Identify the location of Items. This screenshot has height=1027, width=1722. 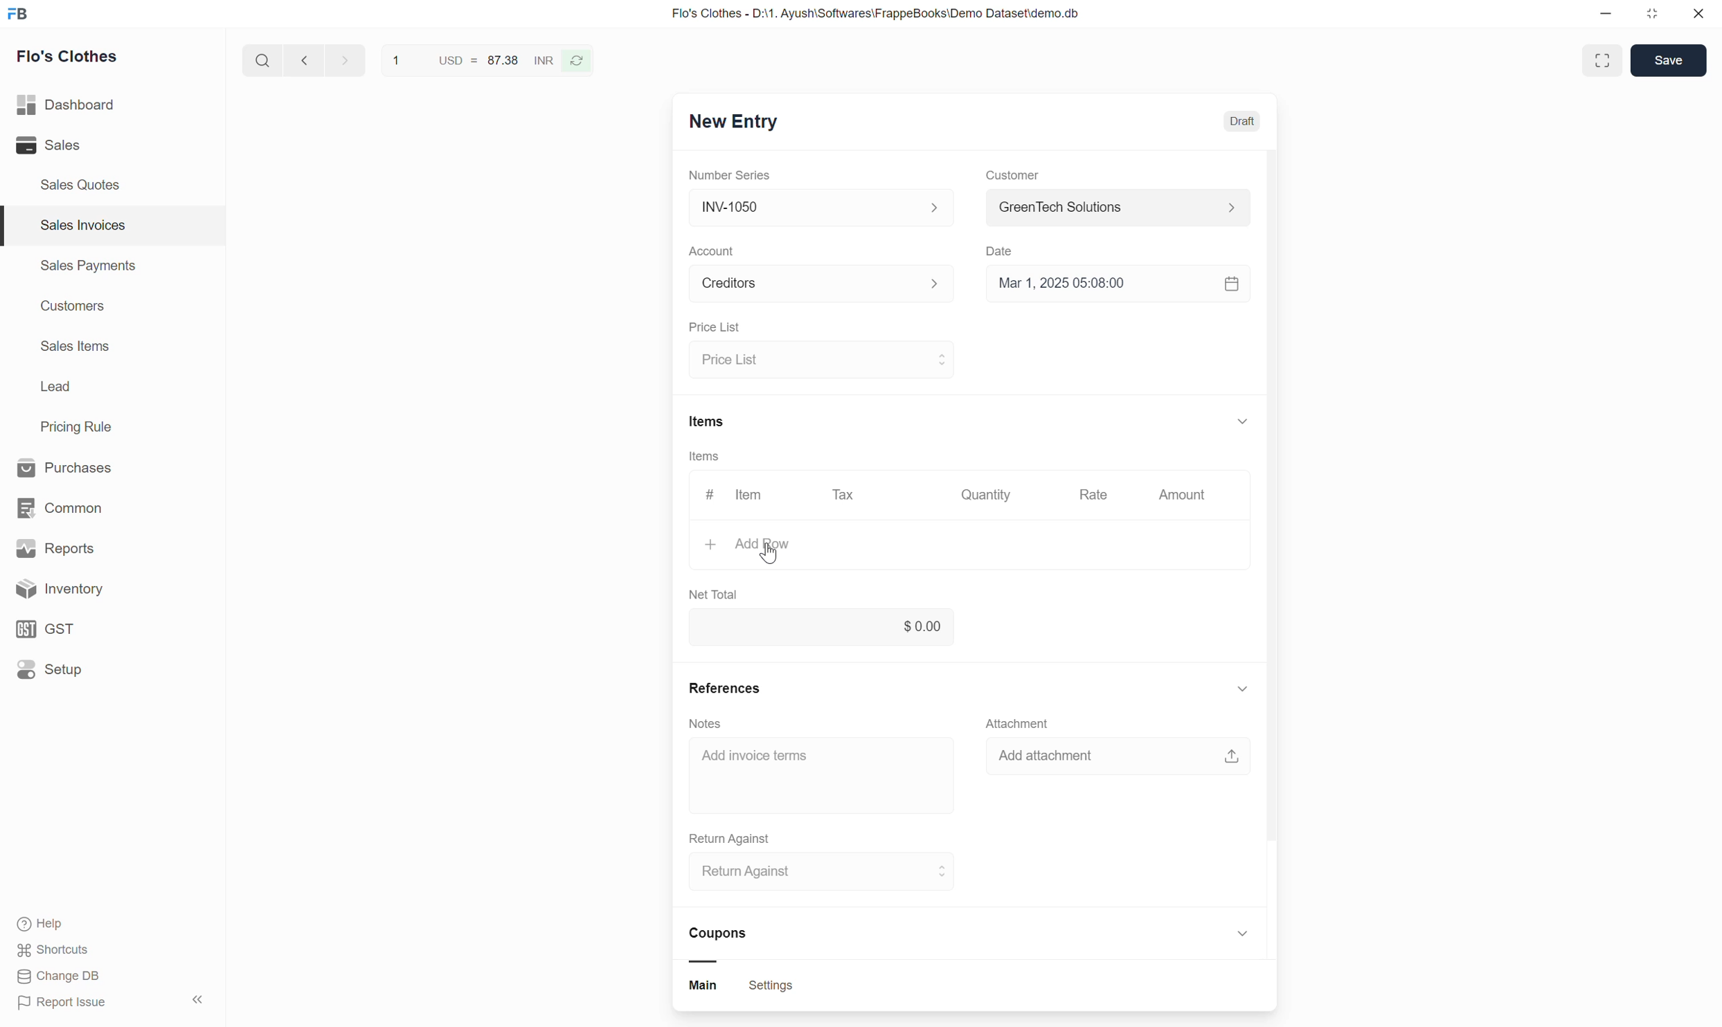
(706, 421).